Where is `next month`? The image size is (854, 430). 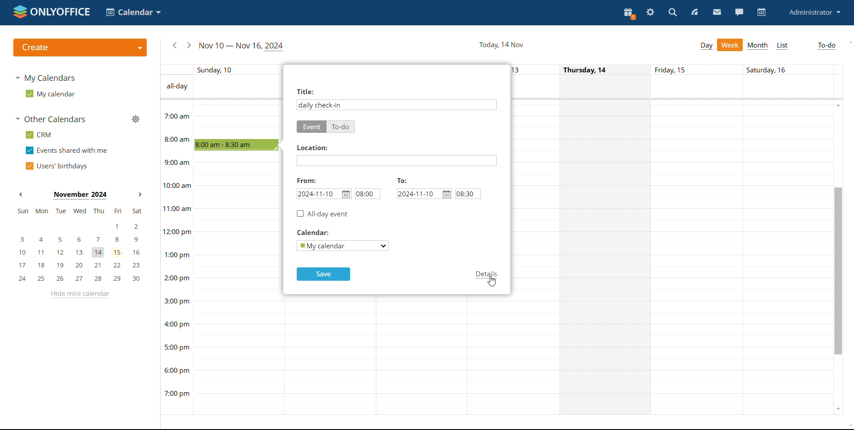
next month is located at coordinates (140, 195).